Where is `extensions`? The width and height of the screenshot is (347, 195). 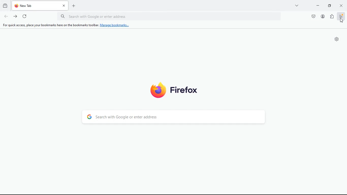
extensions is located at coordinates (332, 17).